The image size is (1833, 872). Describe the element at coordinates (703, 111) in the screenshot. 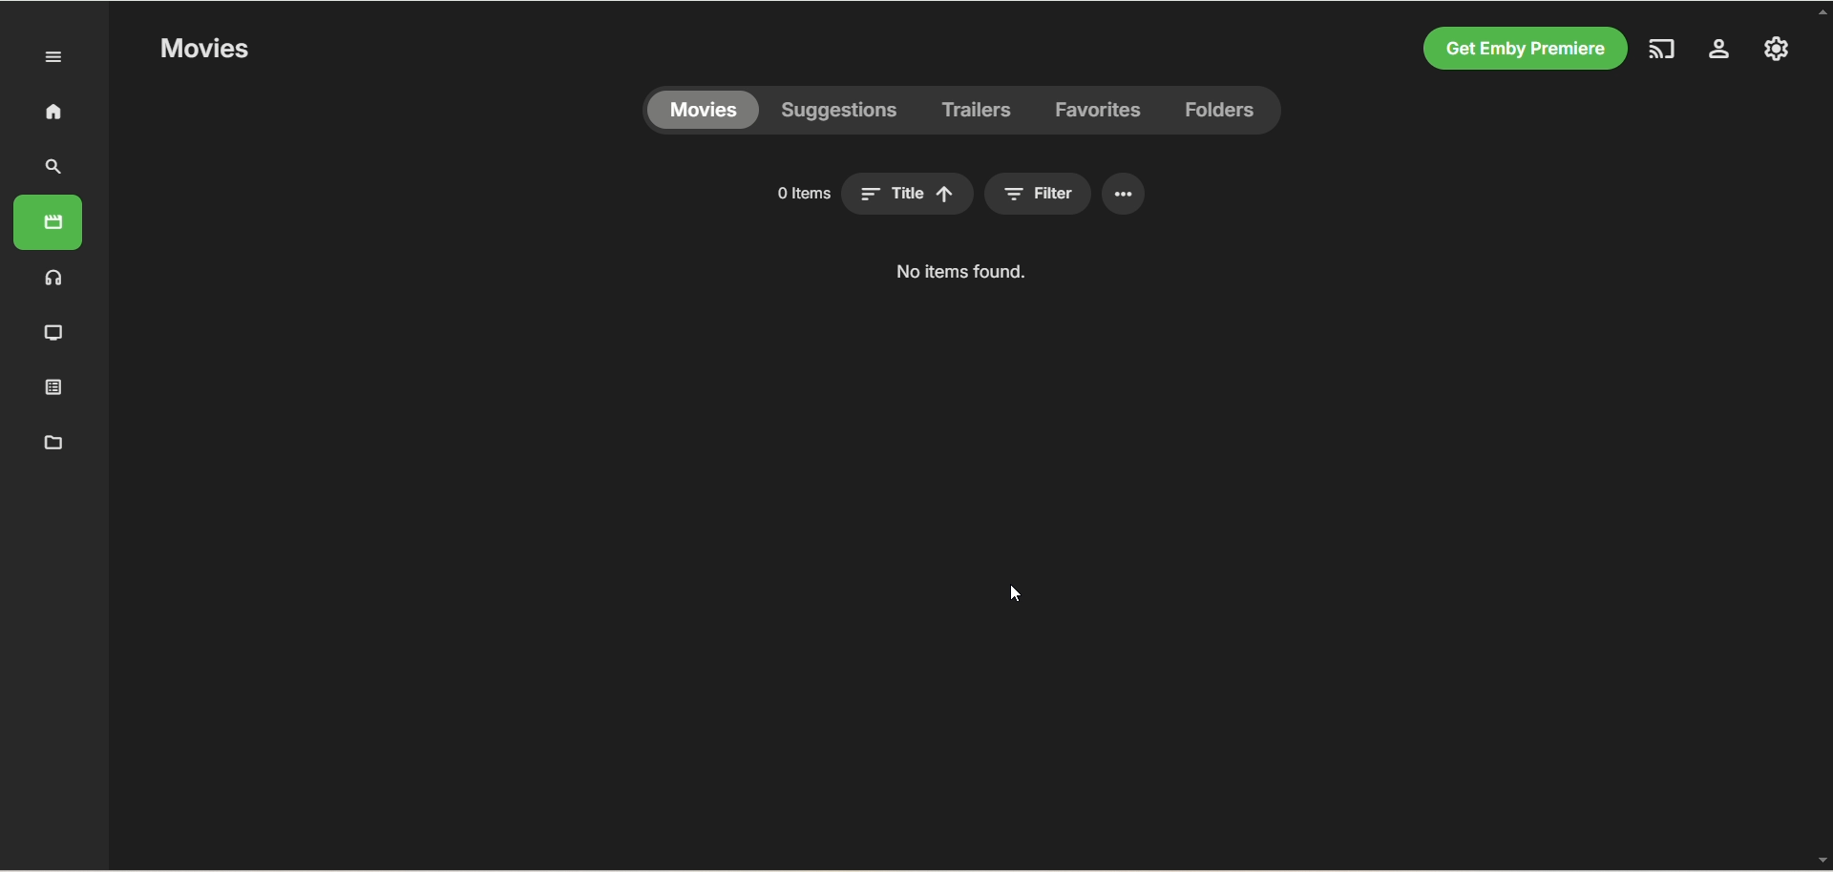

I see `movies` at that location.